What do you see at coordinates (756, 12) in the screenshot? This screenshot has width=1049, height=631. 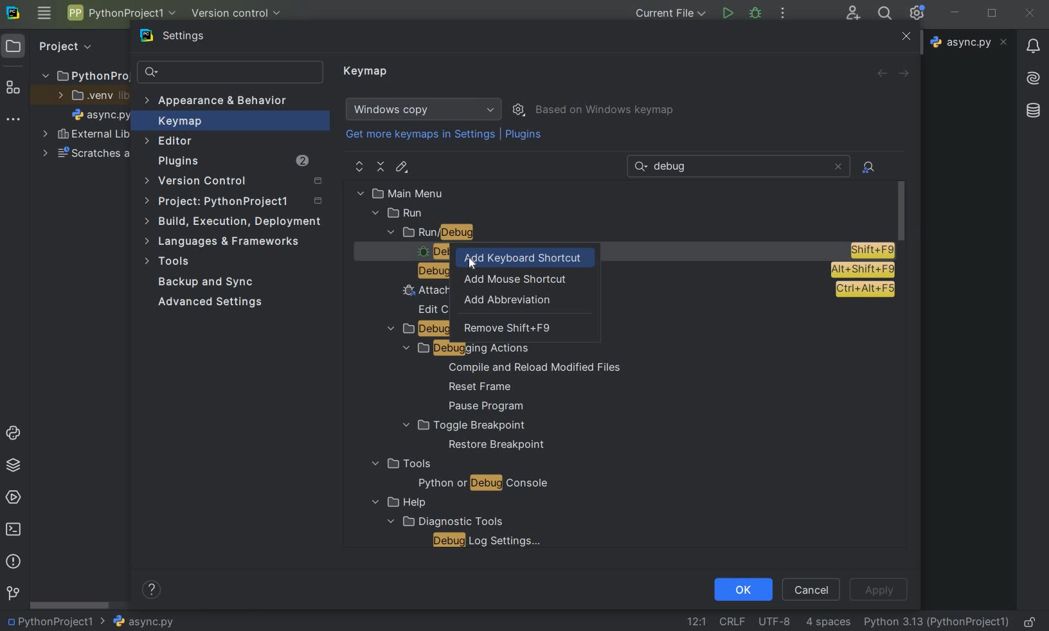 I see `debug` at bounding box center [756, 12].